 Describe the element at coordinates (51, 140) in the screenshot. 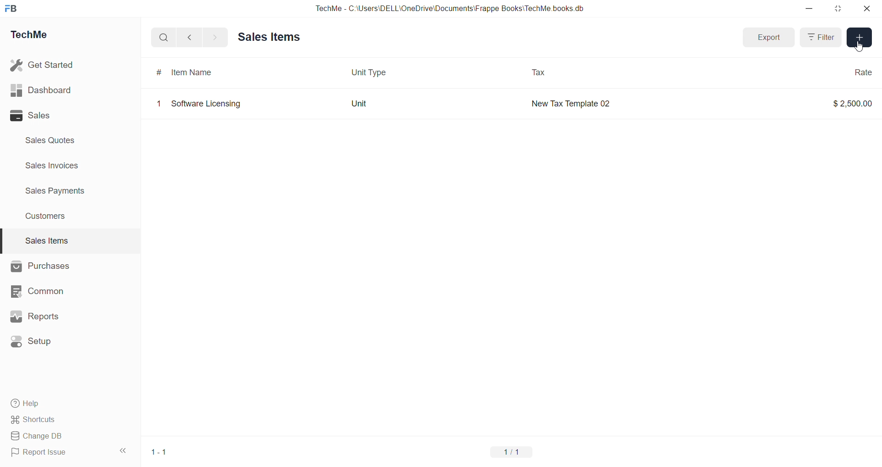

I see `Sales Quotes` at that location.